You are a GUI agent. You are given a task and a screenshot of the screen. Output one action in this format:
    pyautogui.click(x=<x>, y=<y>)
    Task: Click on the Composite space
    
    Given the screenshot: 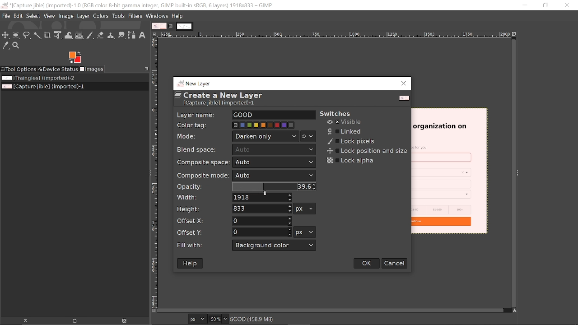 What is the action you would take?
    pyautogui.click(x=274, y=163)
    